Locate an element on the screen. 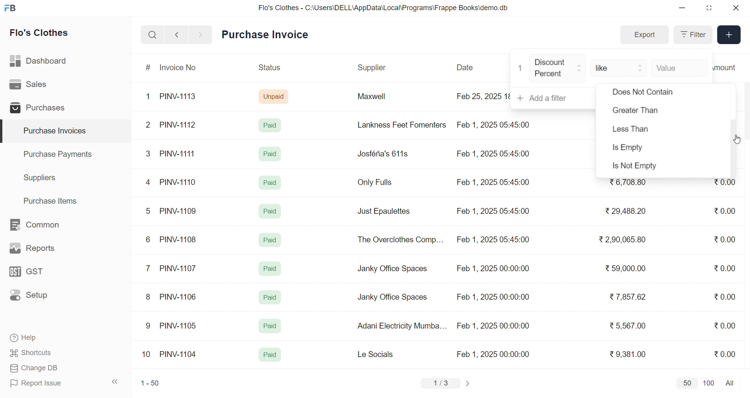 This screenshot has height=398, width=750. minimize is located at coordinates (683, 8).